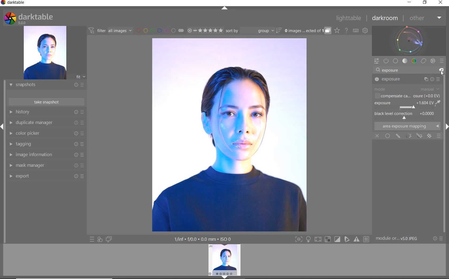  What do you see at coordinates (308, 240) in the screenshot?
I see `Button` at bounding box center [308, 240].